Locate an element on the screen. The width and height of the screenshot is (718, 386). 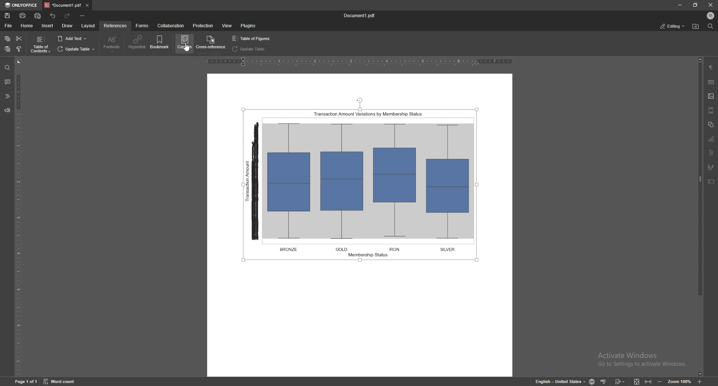
cross references is located at coordinates (210, 43).